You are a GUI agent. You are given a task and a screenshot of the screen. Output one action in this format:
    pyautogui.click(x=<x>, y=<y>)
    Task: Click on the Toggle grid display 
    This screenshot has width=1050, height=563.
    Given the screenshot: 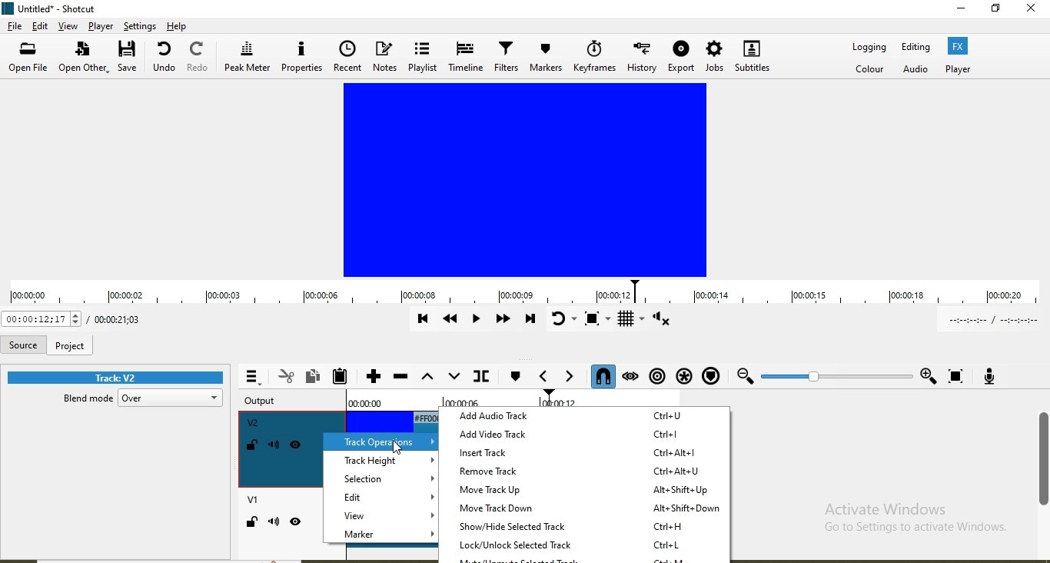 What is the action you would take?
    pyautogui.click(x=631, y=320)
    